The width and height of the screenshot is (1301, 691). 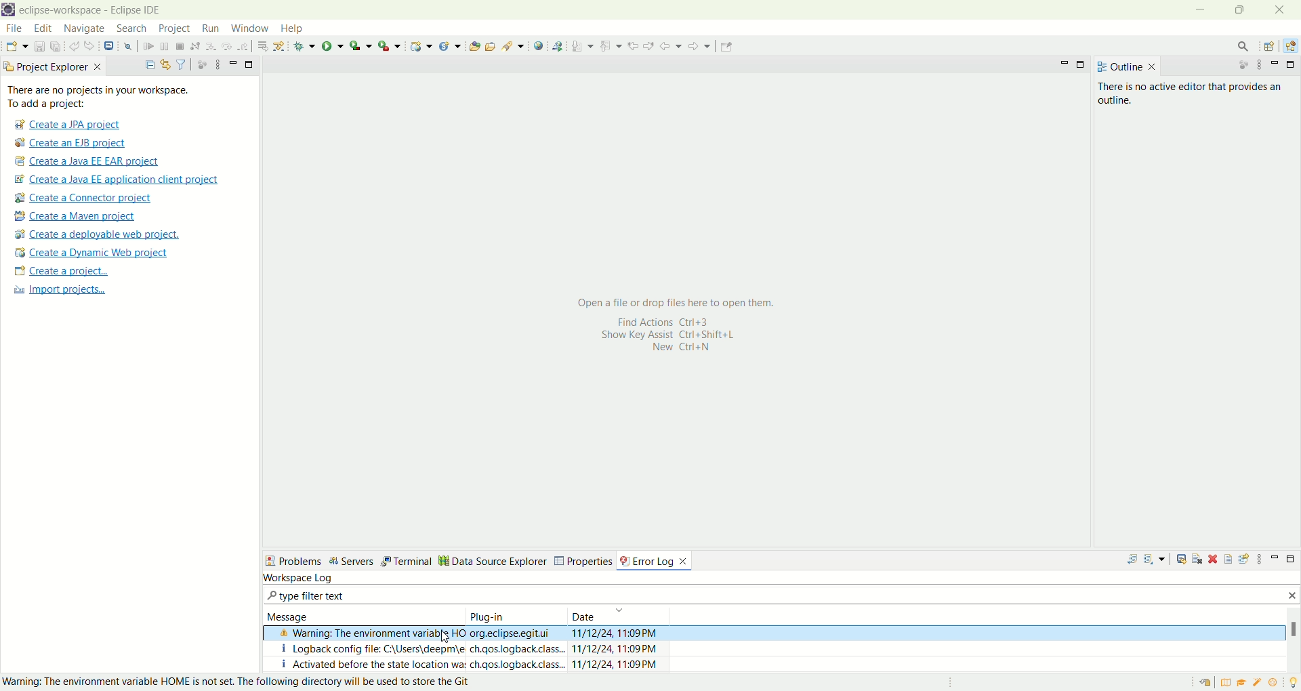 I want to click on edit, so click(x=45, y=28).